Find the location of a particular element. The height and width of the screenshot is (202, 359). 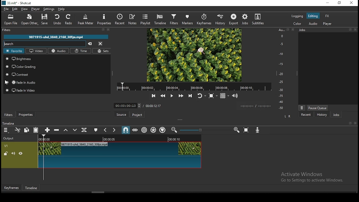

sets is located at coordinates (102, 50).